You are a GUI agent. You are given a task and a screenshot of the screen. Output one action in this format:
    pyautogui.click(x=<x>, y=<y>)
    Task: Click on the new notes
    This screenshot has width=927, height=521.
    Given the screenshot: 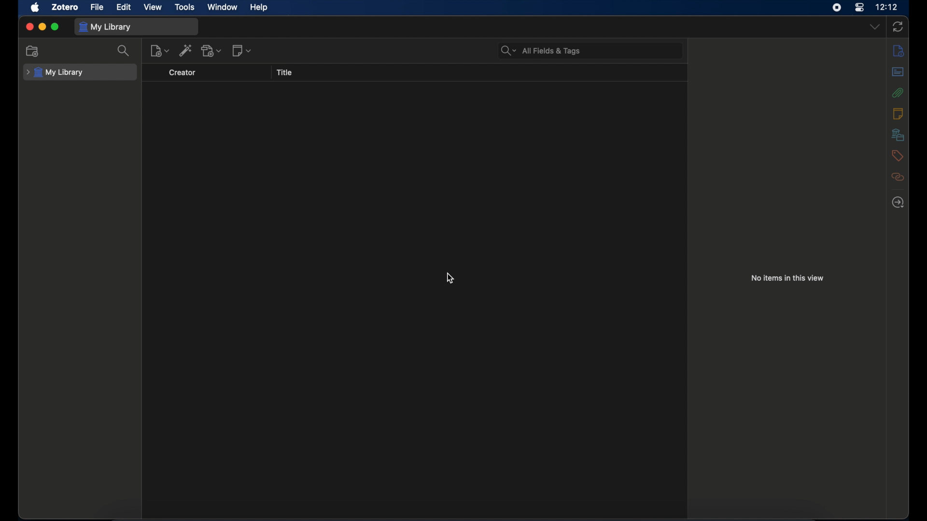 What is the action you would take?
    pyautogui.click(x=242, y=51)
    